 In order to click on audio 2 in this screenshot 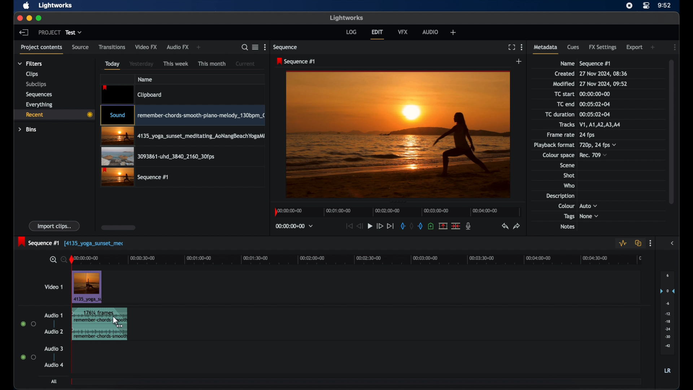, I will do `click(53, 331)`.